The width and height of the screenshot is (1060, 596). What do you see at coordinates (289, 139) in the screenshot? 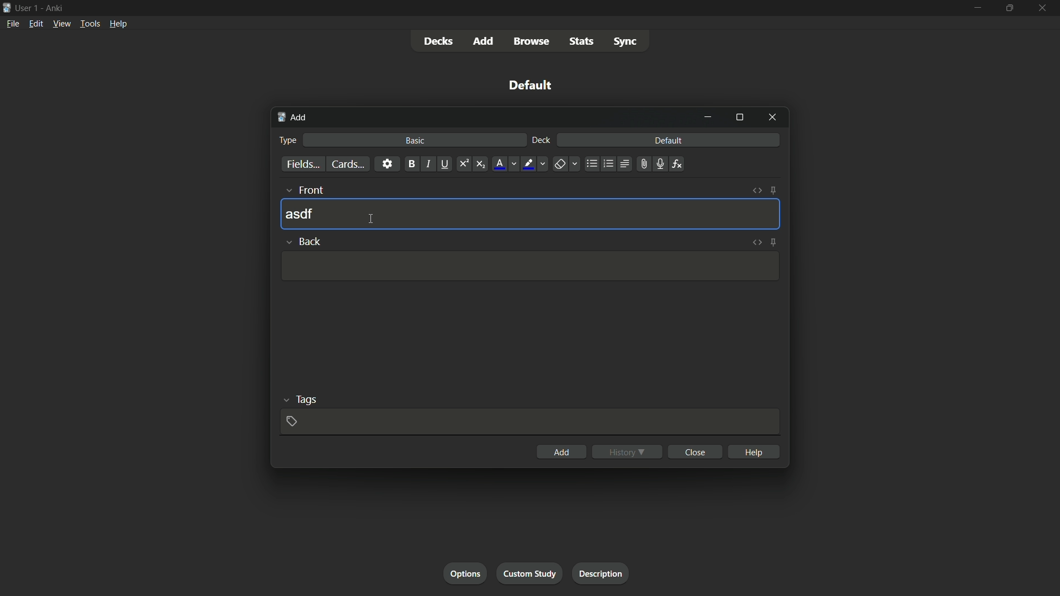
I see `type` at bounding box center [289, 139].